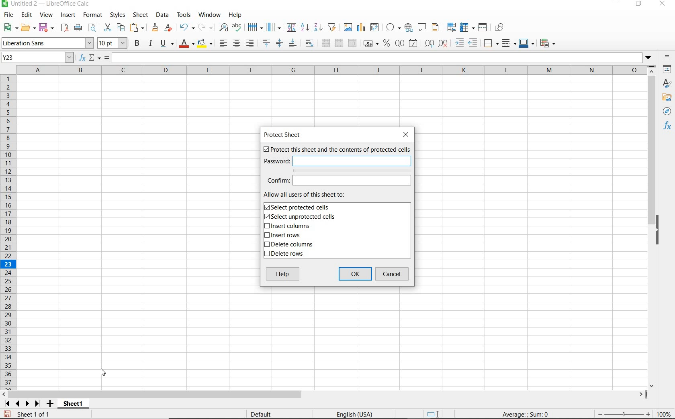  What do you see at coordinates (107, 27) in the screenshot?
I see `CUT` at bounding box center [107, 27].